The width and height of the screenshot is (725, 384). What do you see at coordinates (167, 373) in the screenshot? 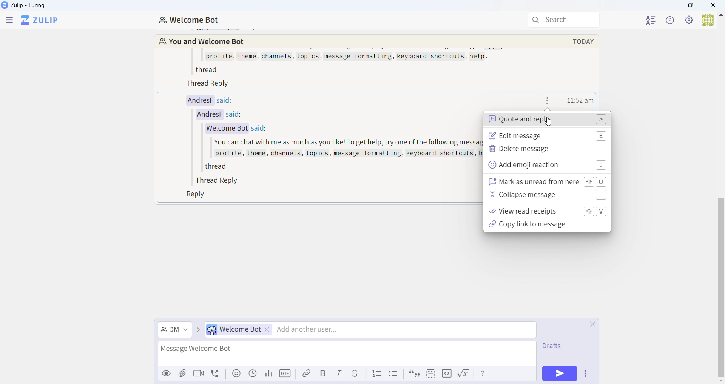
I see `Preview` at bounding box center [167, 373].